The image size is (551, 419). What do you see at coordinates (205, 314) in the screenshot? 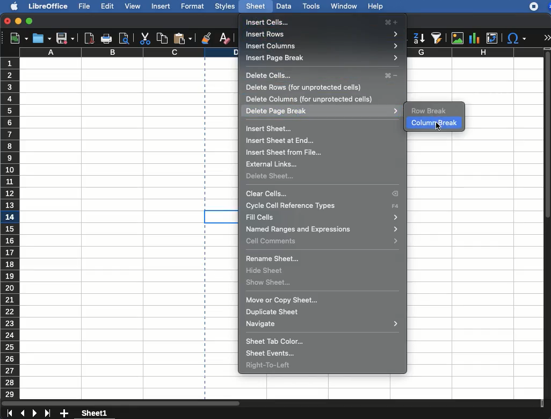
I see `page break` at bounding box center [205, 314].